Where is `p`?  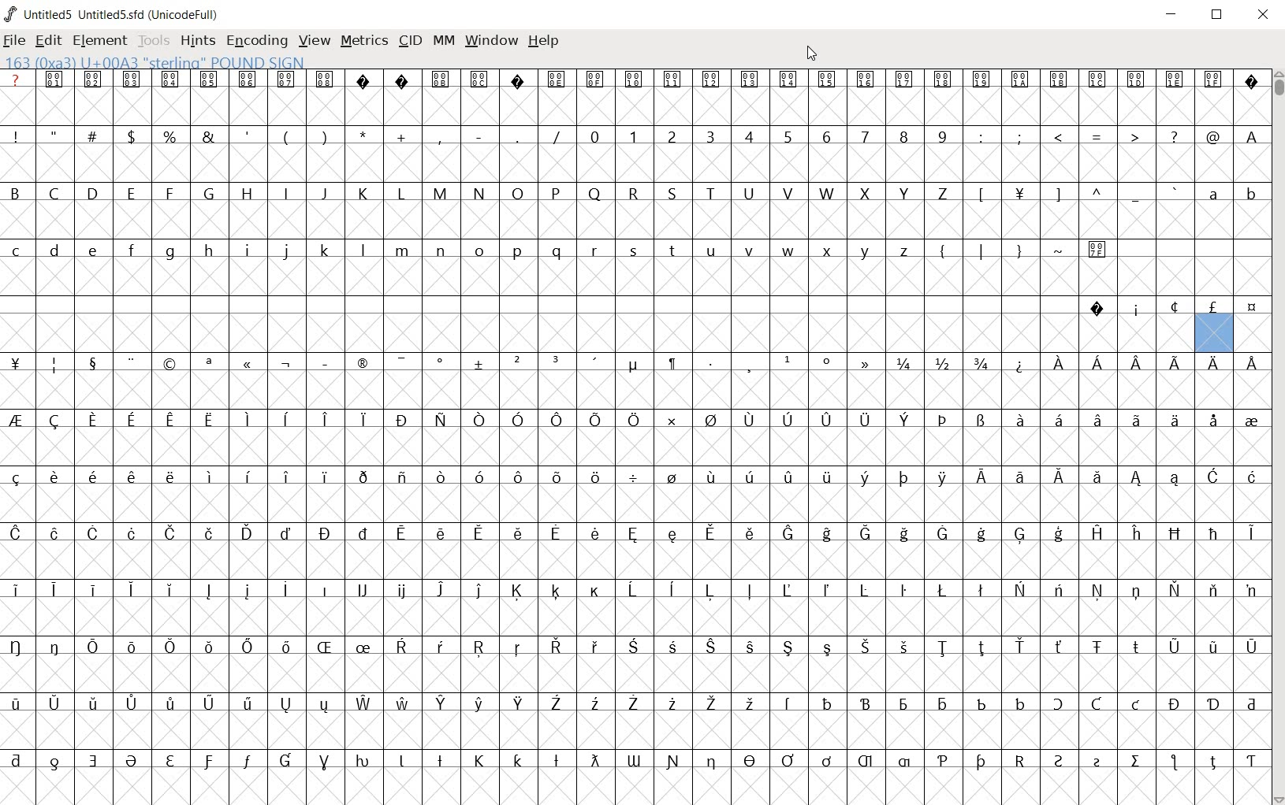
p is located at coordinates (516, 252).